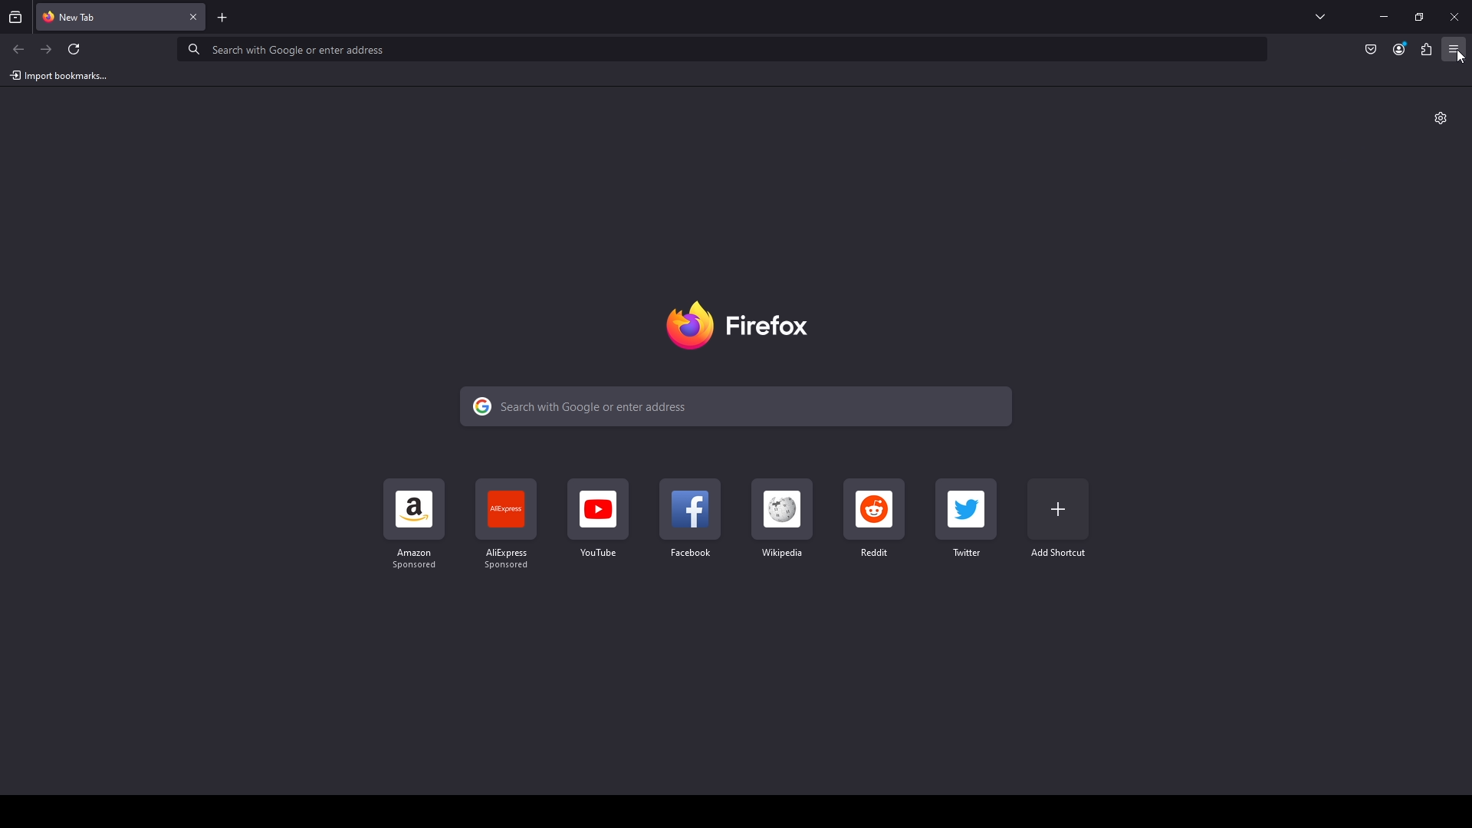 The height and width of the screenshot is (828, 1472). I want to click on Account, so click(1399, 49).